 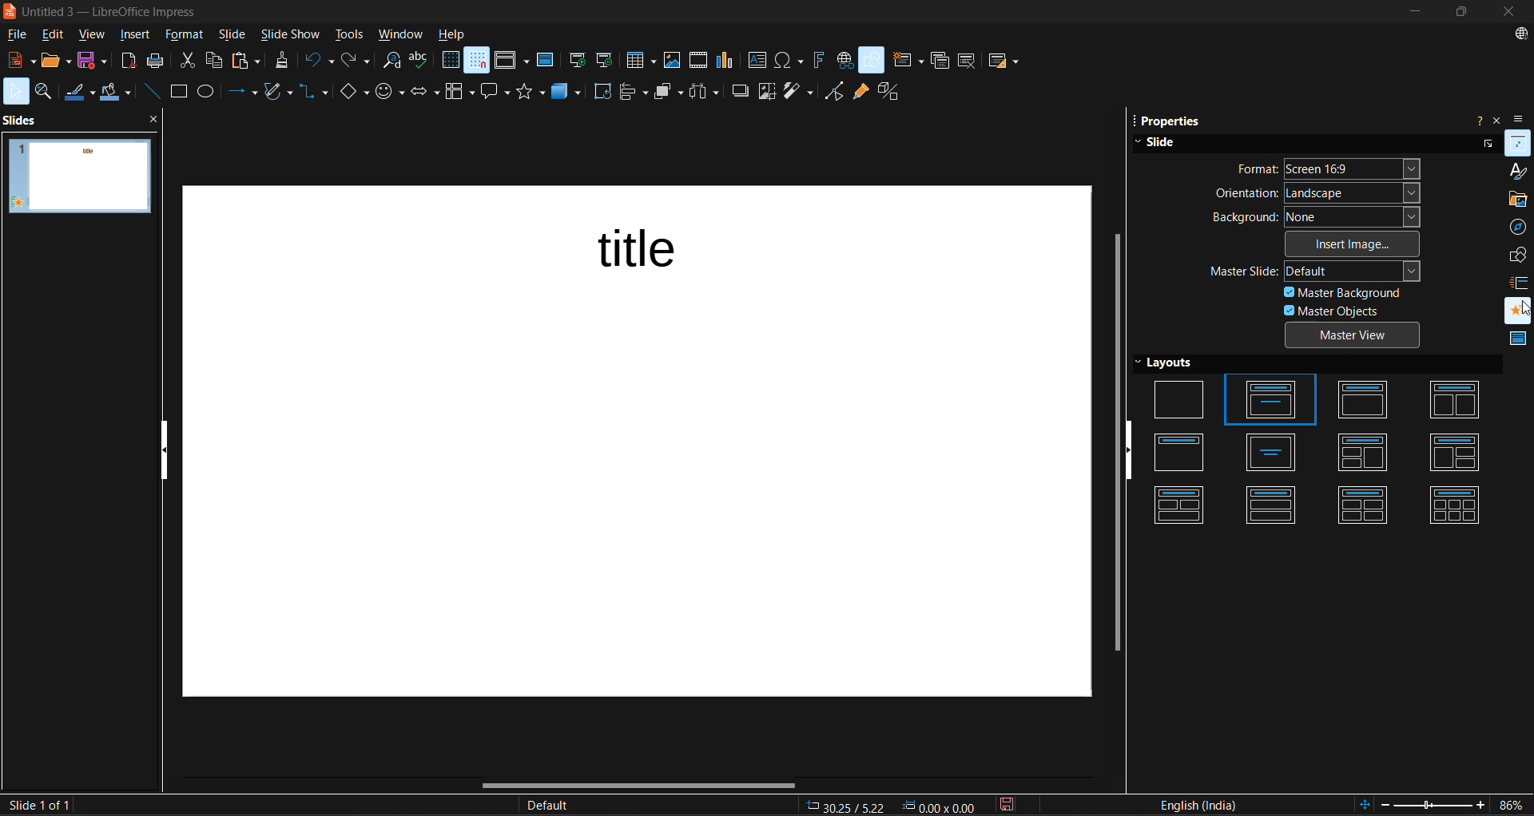 I want to click on hide, so click(x=167, y=450).